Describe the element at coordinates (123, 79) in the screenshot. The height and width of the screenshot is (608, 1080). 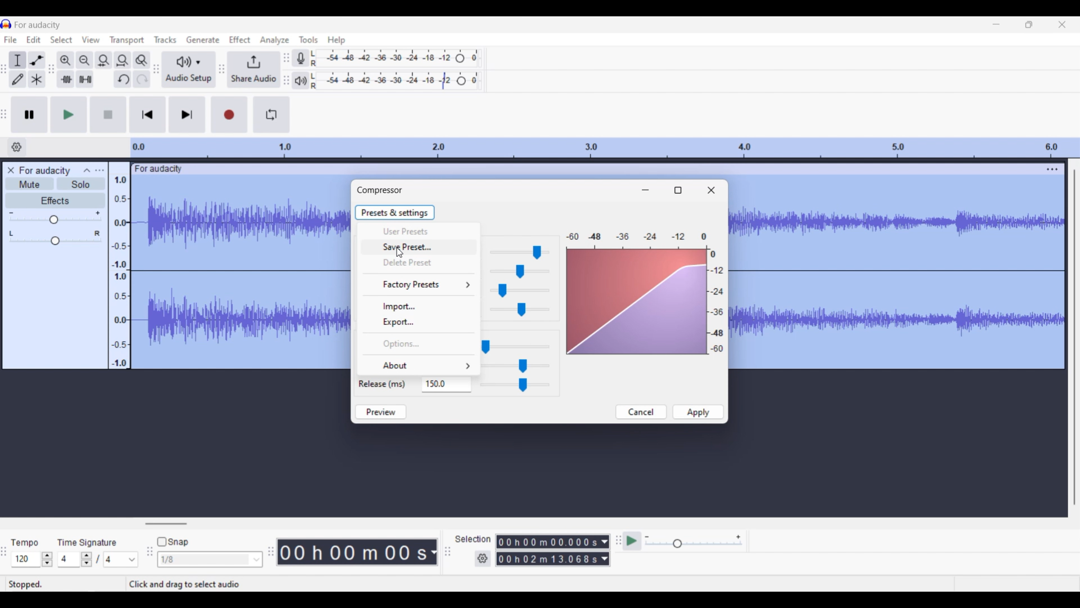
I see `Undo` at that location.